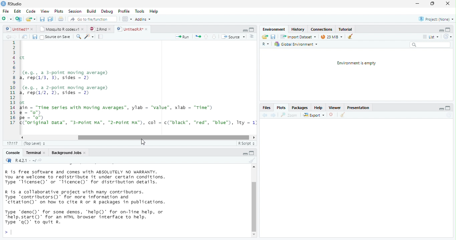 Image resolution: width=456 pixels, height=240 pixels. What do you see at coordinates (18, 19) in the screenshot?
I see `Create a project` at bounding box center [18, 19].